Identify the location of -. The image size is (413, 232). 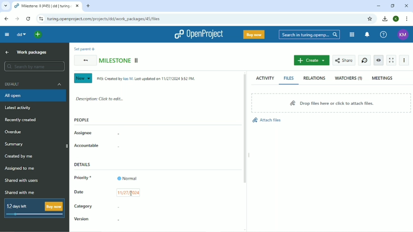
(116, 135).